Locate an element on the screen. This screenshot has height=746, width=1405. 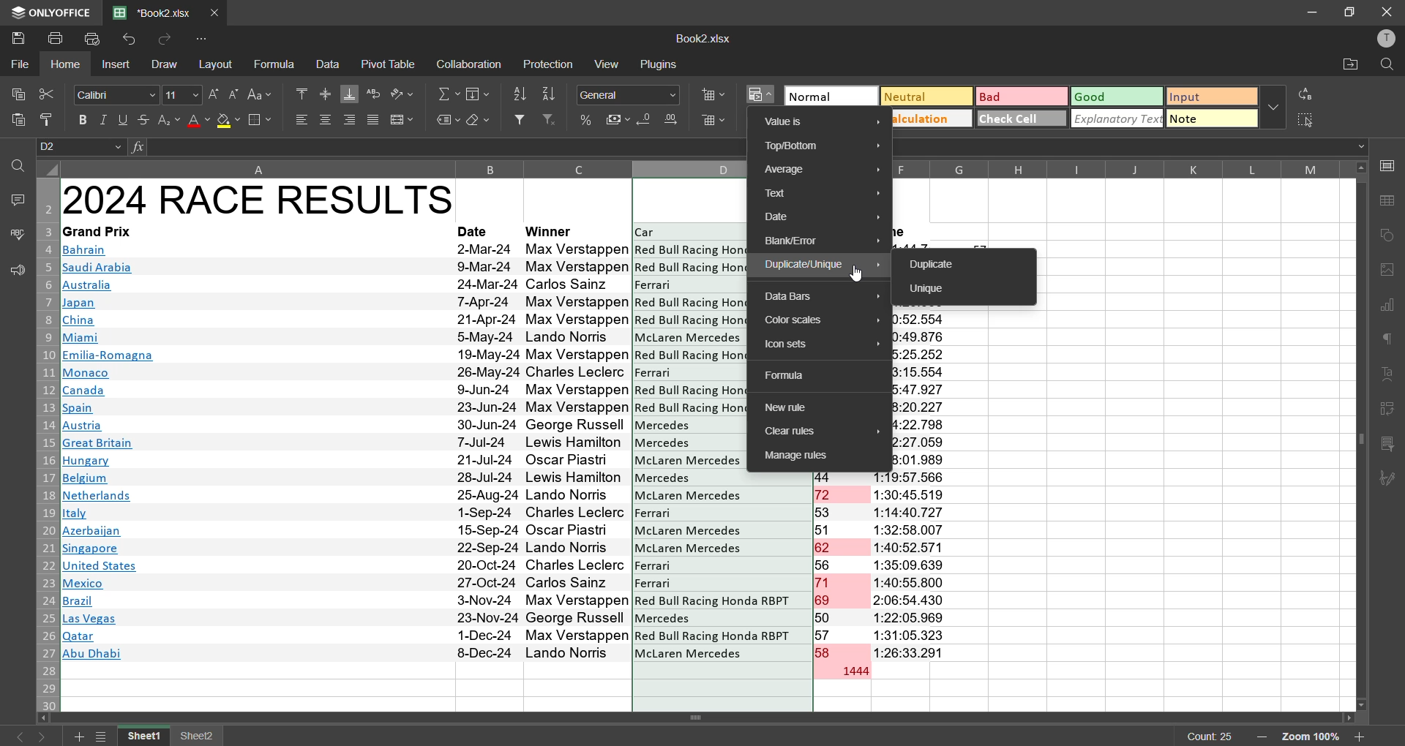
date is located at coordinates (476, 231).